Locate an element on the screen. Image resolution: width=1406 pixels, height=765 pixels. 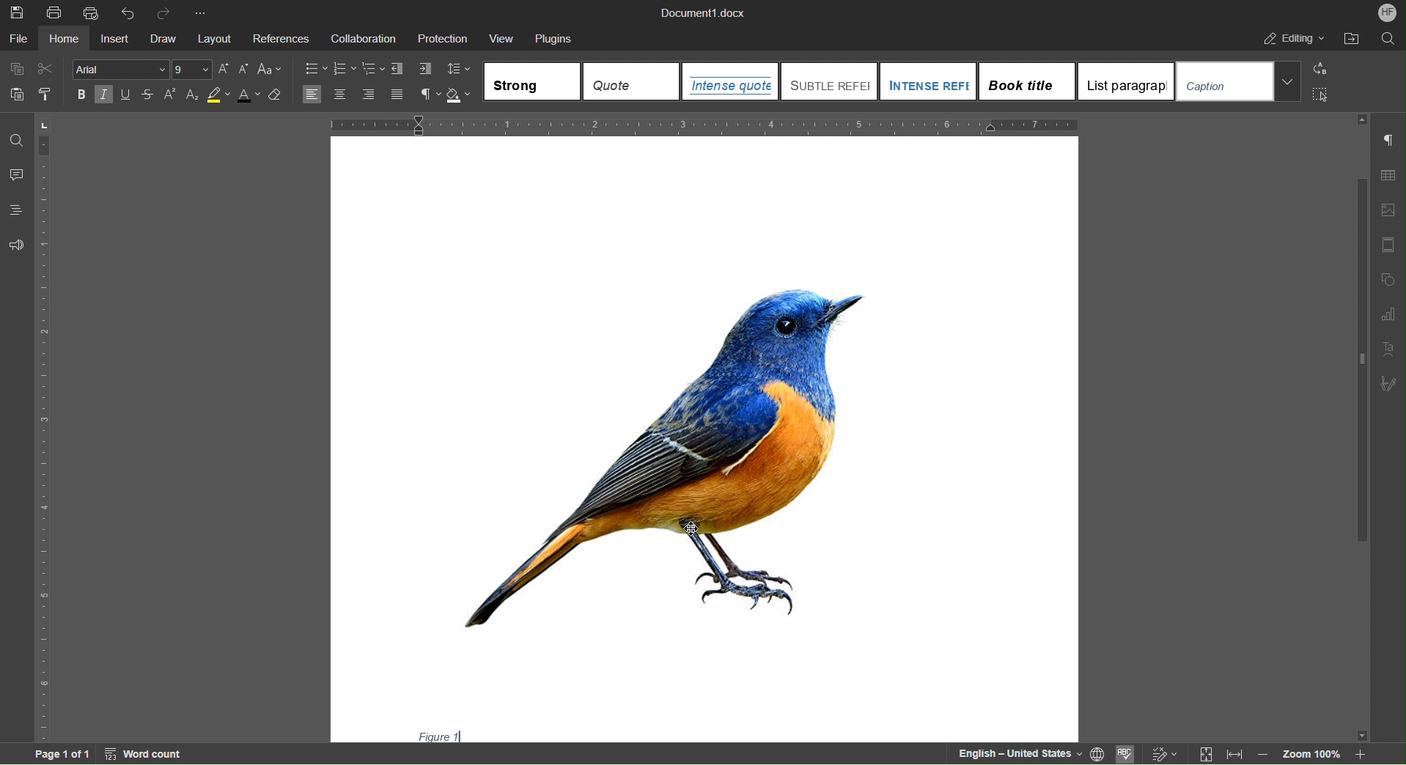
Decrease Indent is located at coordinates (399, 68).